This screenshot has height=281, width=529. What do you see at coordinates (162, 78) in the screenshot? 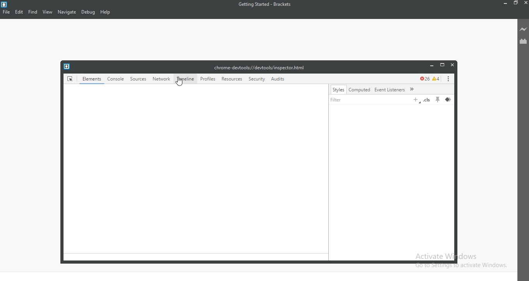
I see `network` at bounding box center [162, 78].